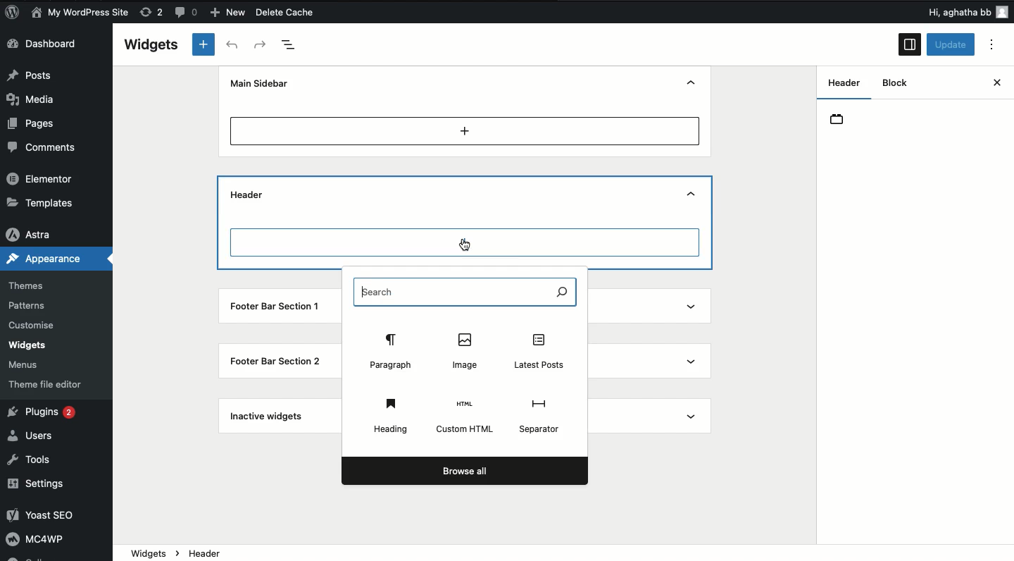 Image resolution: width=1014 pixels, height=561 pixels. I want to click on Patterns, so click(31, 306).